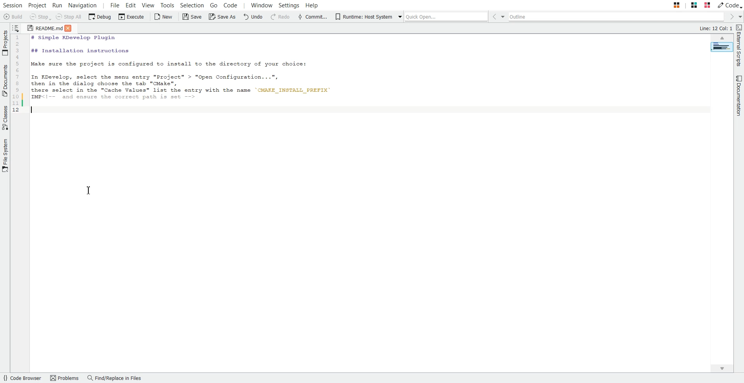 The image size is (744, 383). What do you see at coordinates (129, 97) in the screenshot?
I see `IMP <-- and ensure the correct path is set --> (comment added to the commented text)` at bounding box center [129, 97].